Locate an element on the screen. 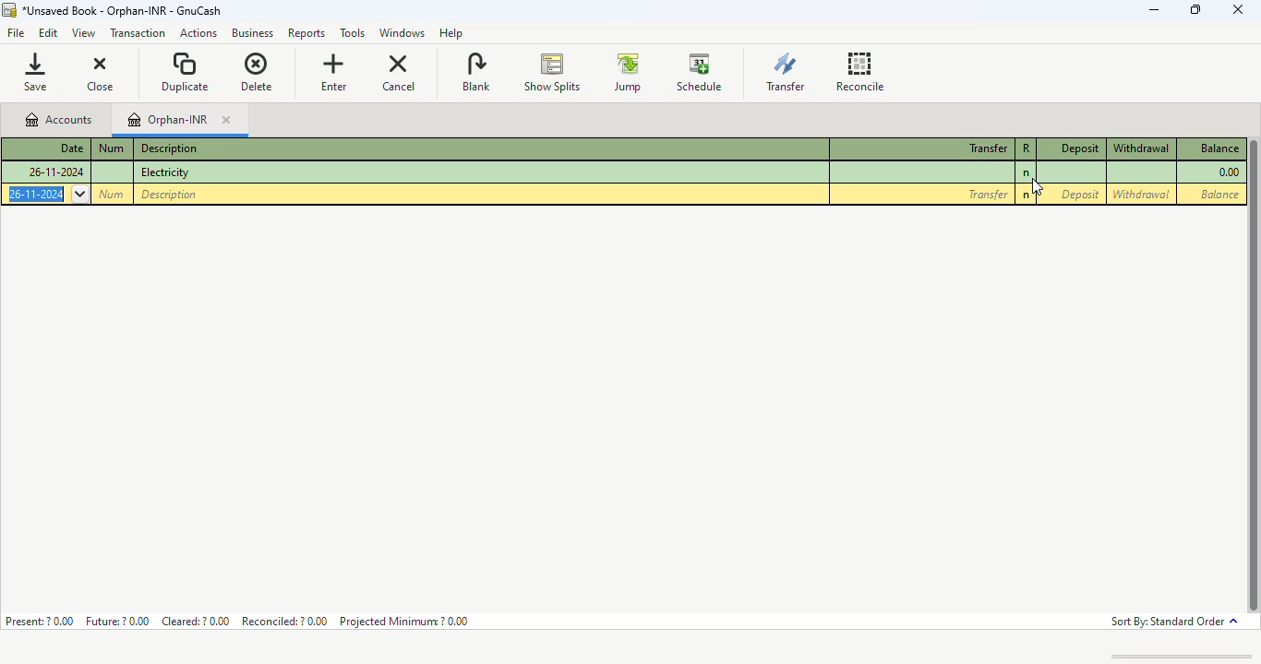 This screenshot has width=1261, height=664. reconciled: ? 0.00 is located at coordinates (284, 621).